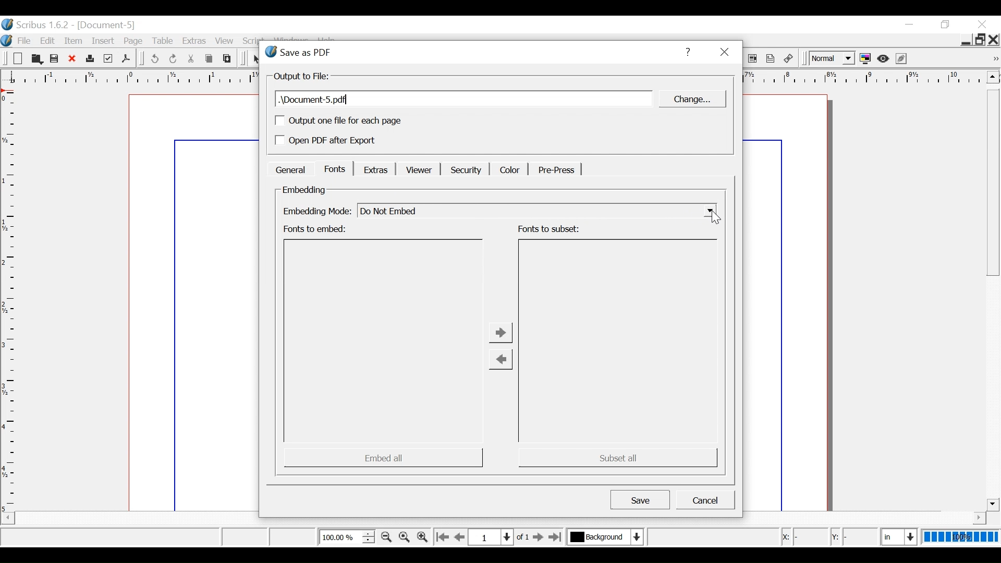 The width and height of the screenshot is (1001, 563). Describe the element at coordinates (190, 302) in the screenshot. I see `Document` at that location.